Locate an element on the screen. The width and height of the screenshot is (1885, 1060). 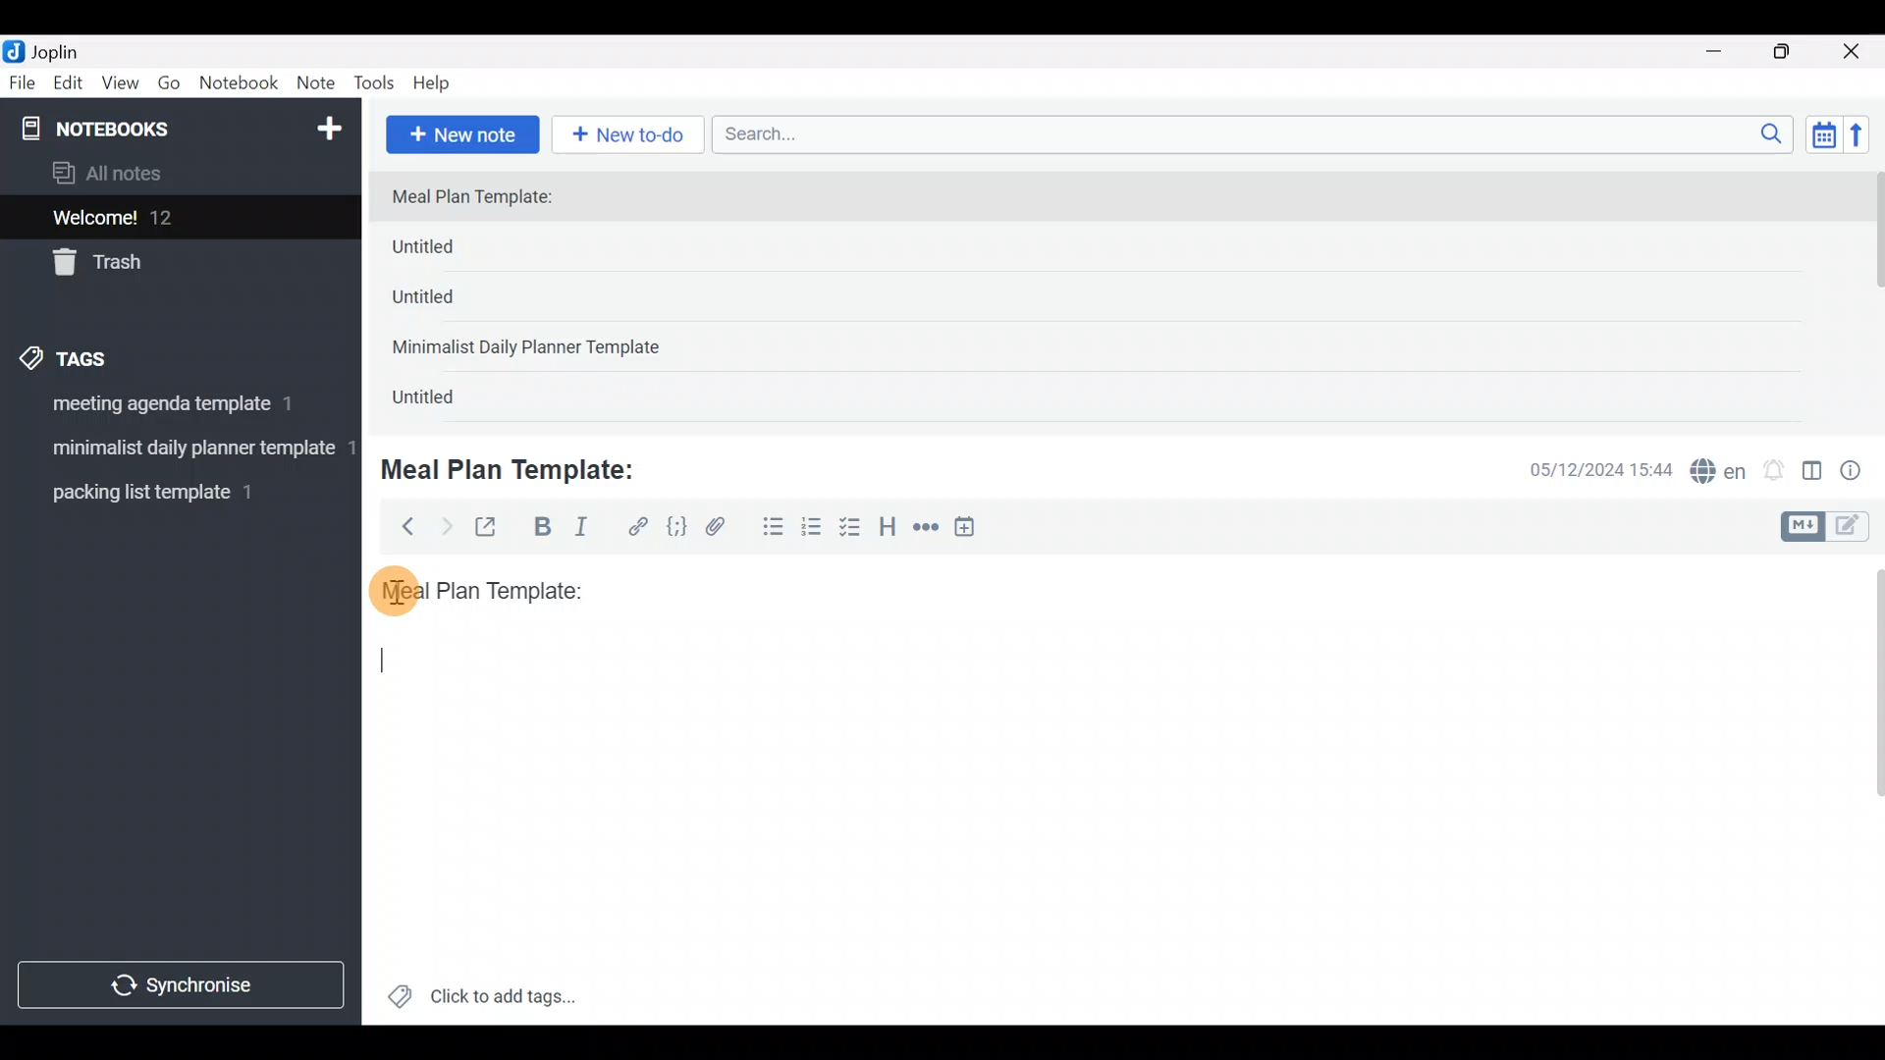
Bulleted list is located at coordinates (769, 528).